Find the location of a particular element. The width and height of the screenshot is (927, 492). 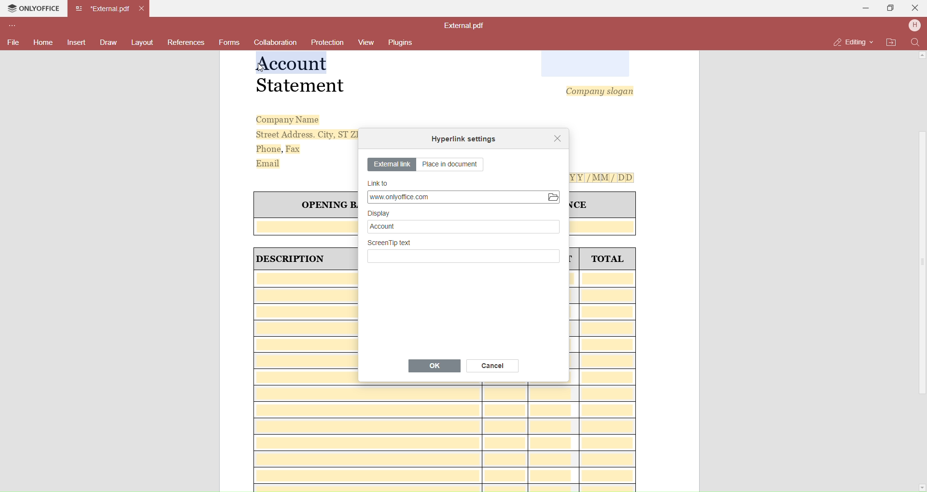

Minimize is located at coordinates (863, 10).